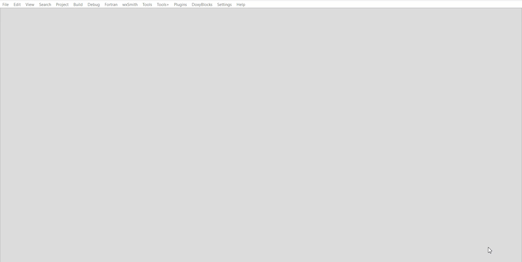 This screenshot has width=522, height=262. What do you see at coordinates (202, 5) in the screenshot?
I see `DoxyBlocks` at bounding box center [202, 5].